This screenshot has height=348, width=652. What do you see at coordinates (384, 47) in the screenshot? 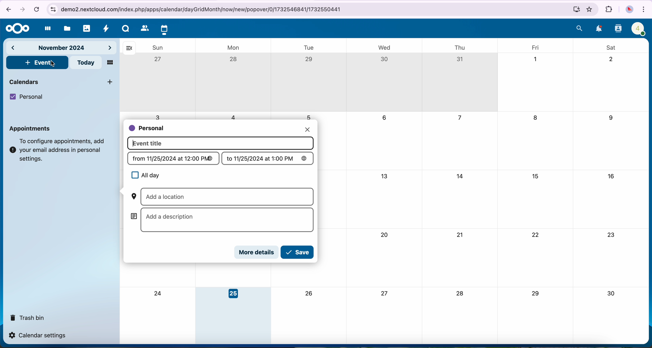
I see `wed` at bounding box center [384, 47].